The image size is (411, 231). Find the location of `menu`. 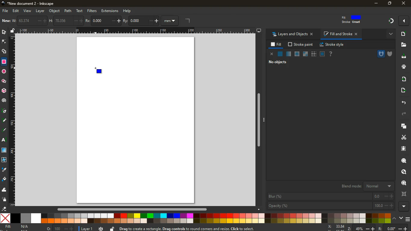

menu is located at coordinates (407, 219).